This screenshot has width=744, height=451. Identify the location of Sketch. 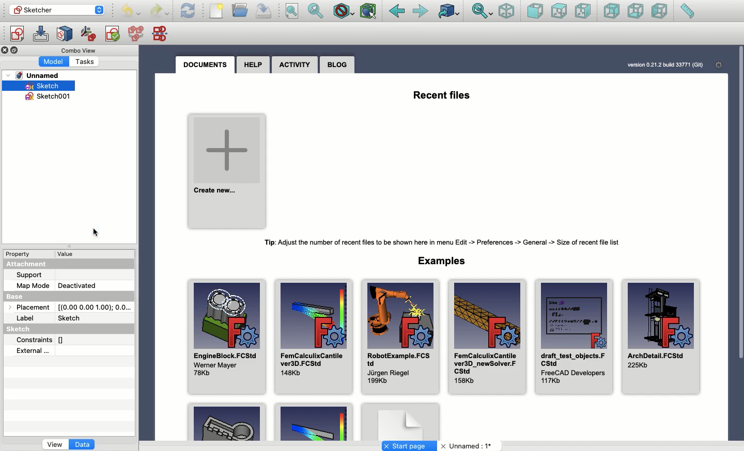
(45, 87).